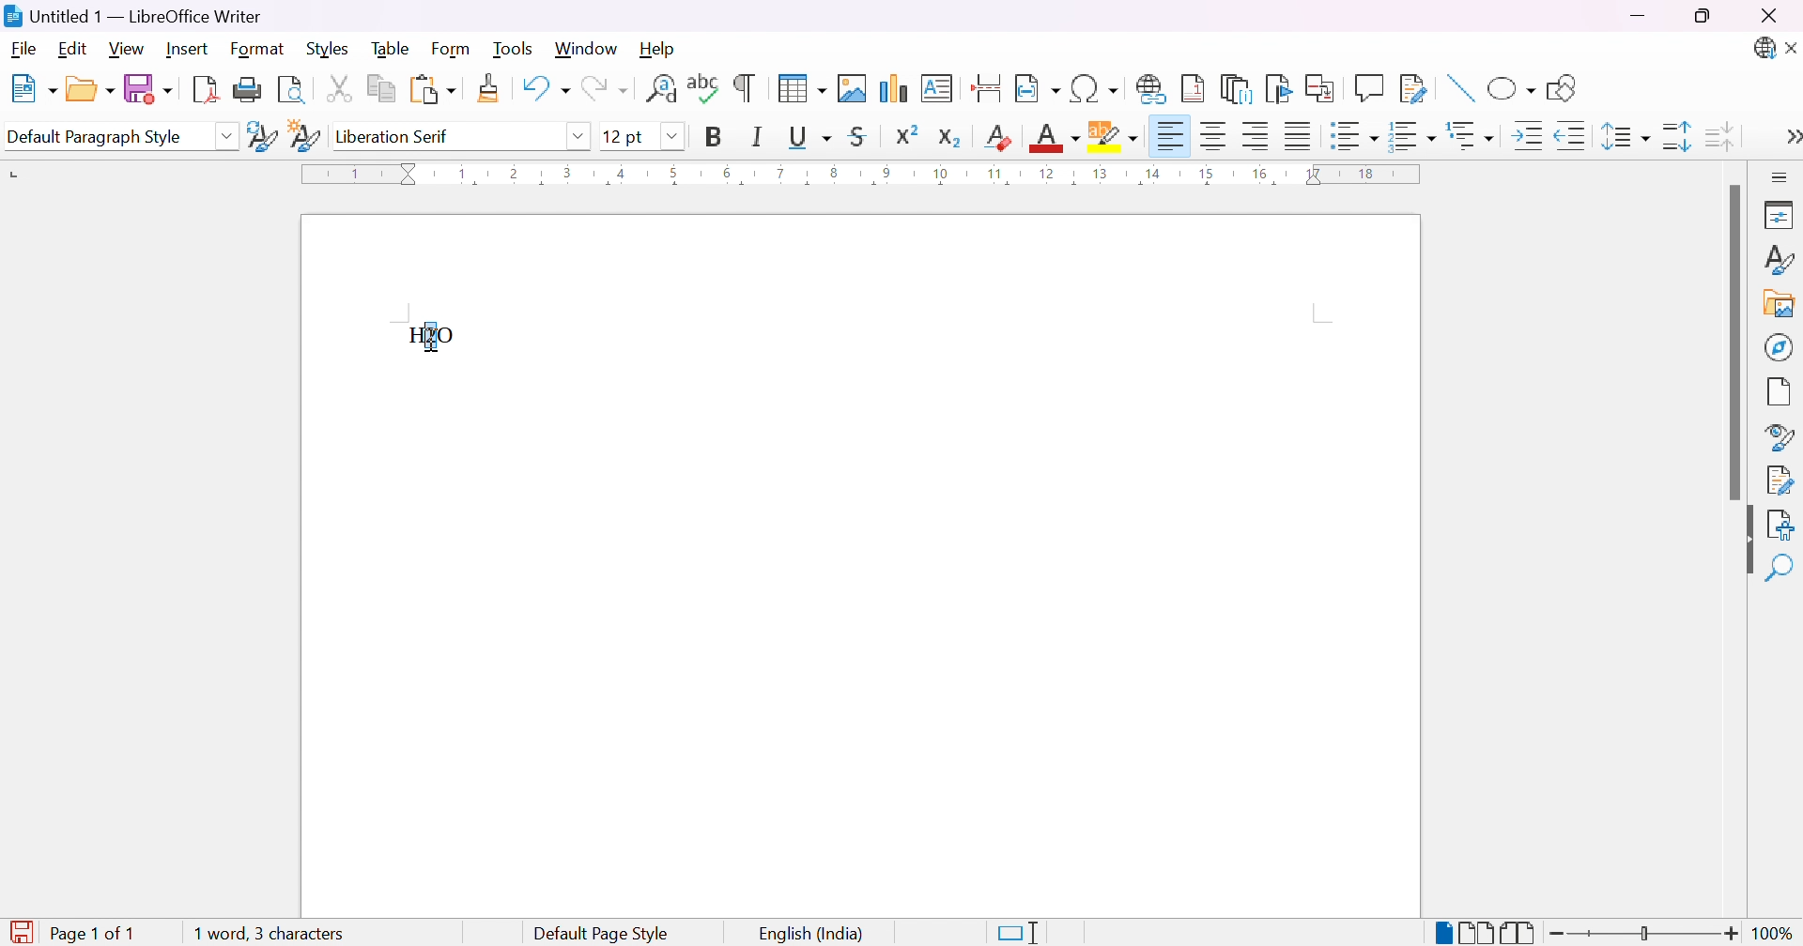 This screenshot has height=946, width=1803. What do you see at coordinates (1781, 214) in the screenshot?
I see `Properties` at bounding box center [1781, 214].